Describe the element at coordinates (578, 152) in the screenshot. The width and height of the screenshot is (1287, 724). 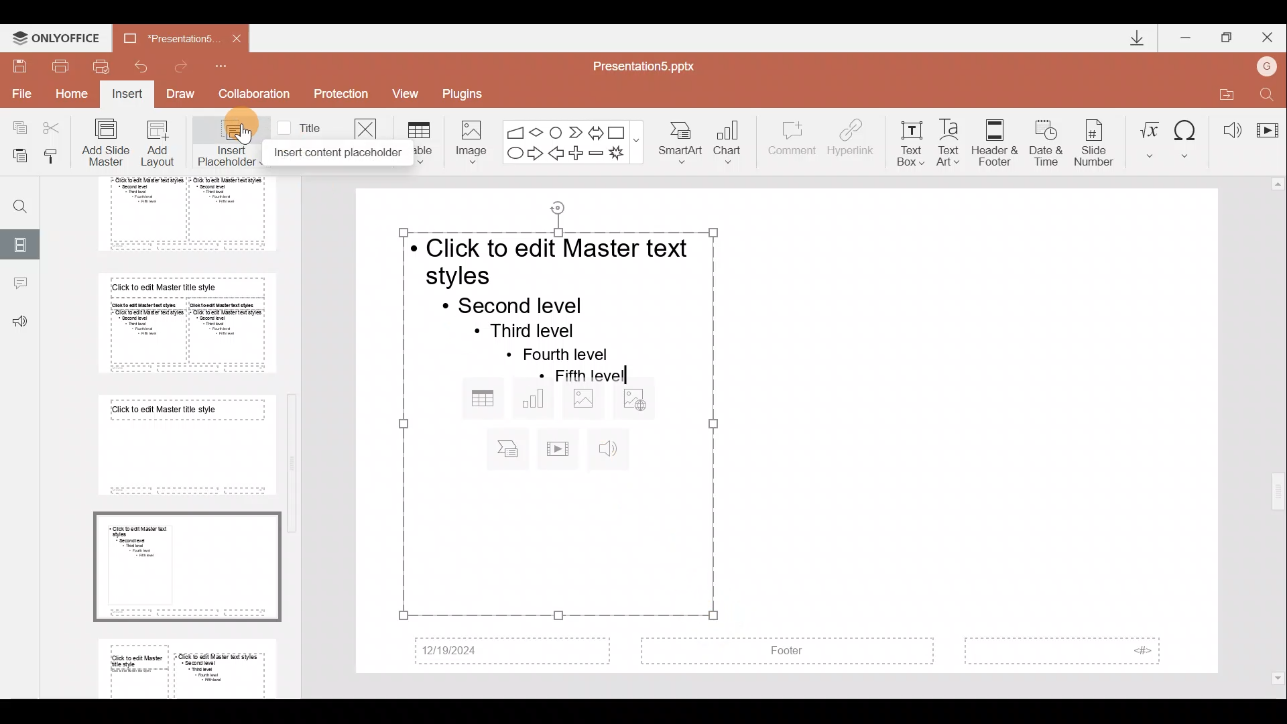
I see `Plus` at that location.